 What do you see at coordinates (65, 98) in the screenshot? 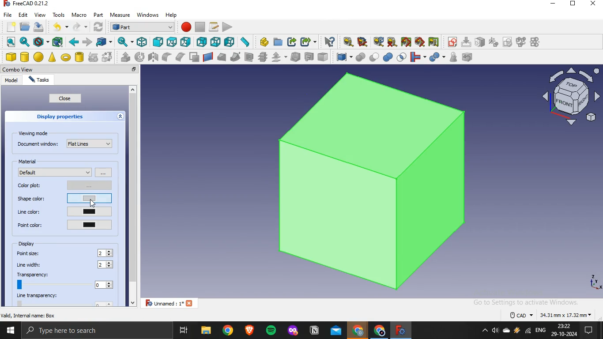
I see `close` at bounding box center [65, 98].